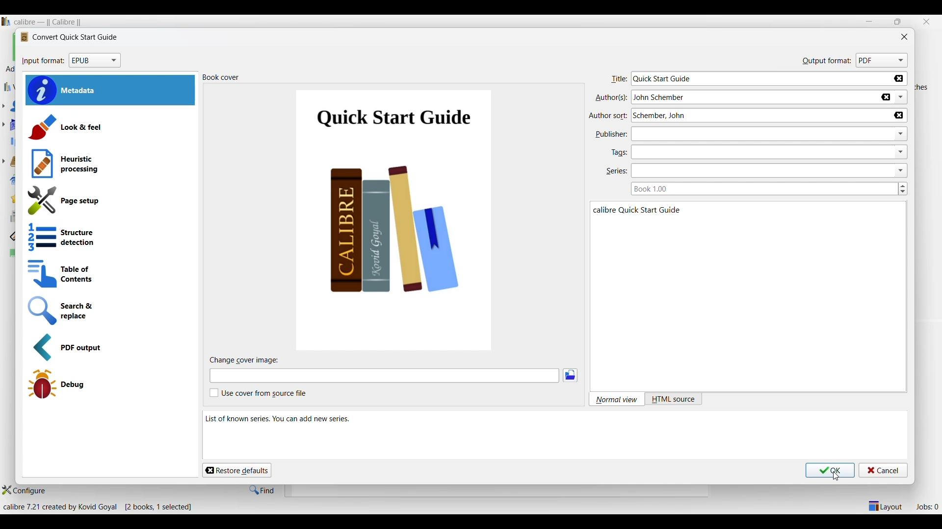  Describe the element at coordinates (108, 273) in the screenshot. I see `Table of contents` at that location.